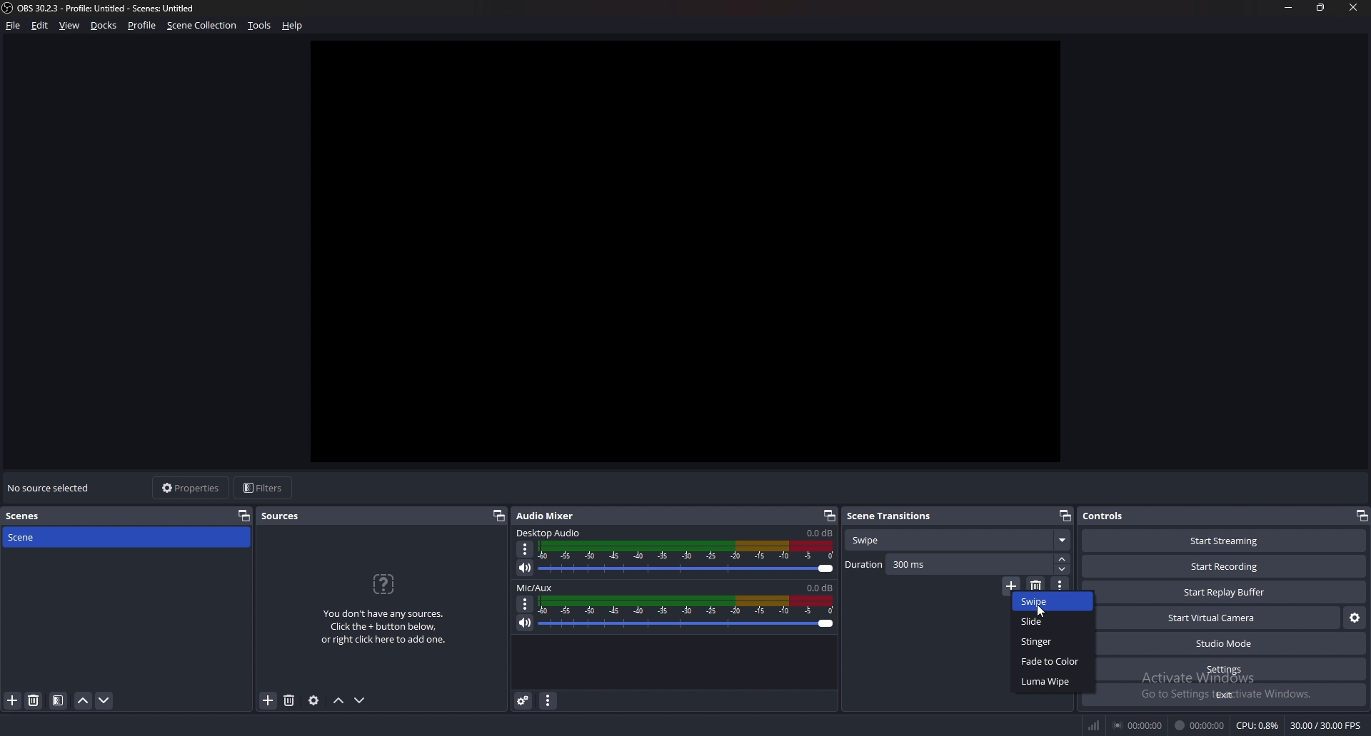 Image resolution: width=1371 pixels, height=736 pixels. I want to click on remove scene, so click(36, 700).